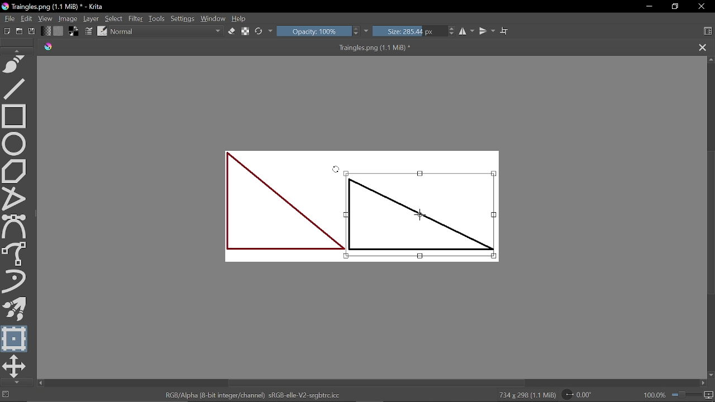  I want to click on Freehand path tool, so click(16, 65).